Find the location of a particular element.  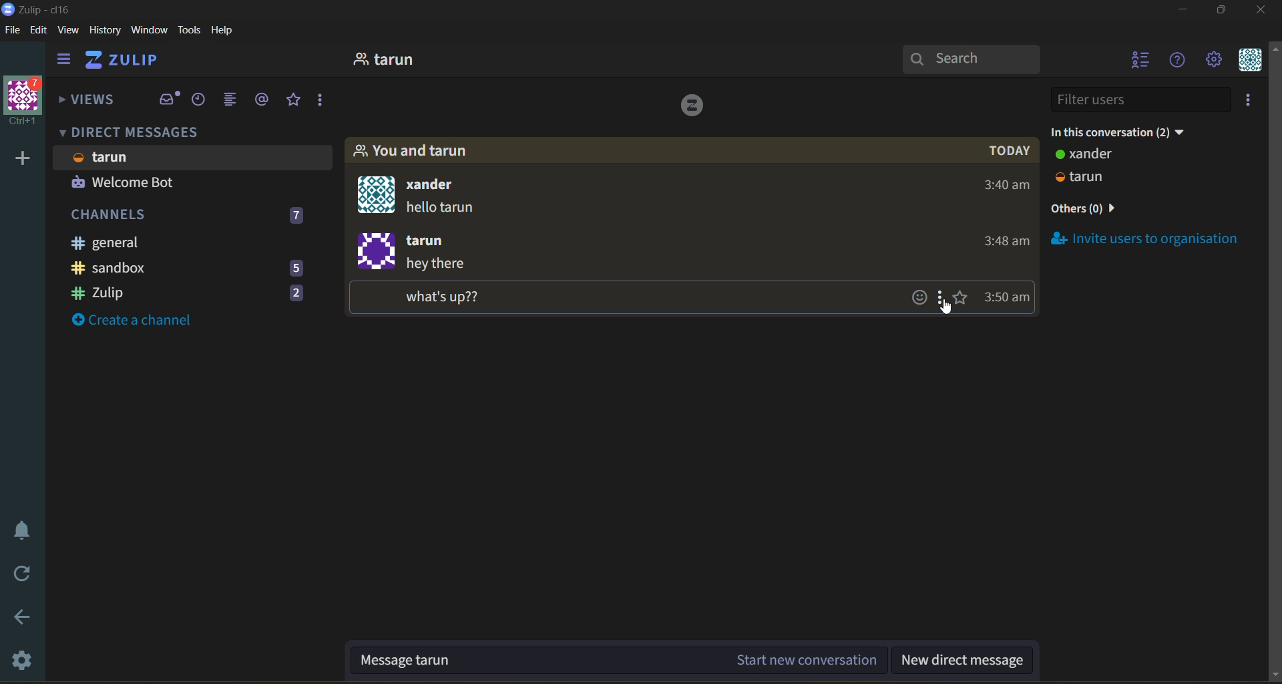

hide left side bar is located at coordinates (65, 59).